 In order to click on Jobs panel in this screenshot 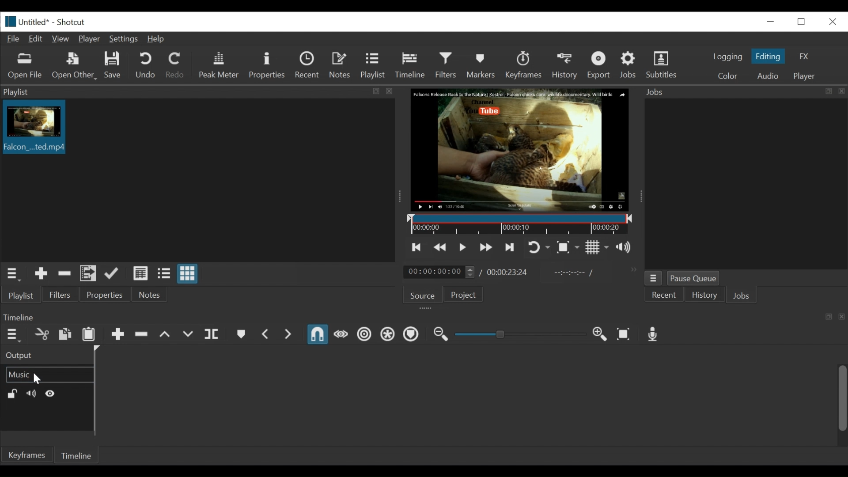, I will do `click(741, 184)`.